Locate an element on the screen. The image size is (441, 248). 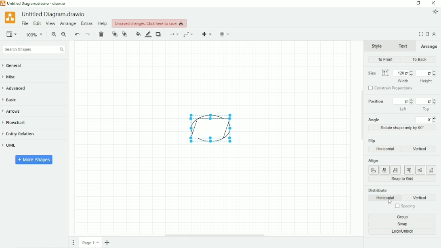
Edit is located at coordinates (37, 24).